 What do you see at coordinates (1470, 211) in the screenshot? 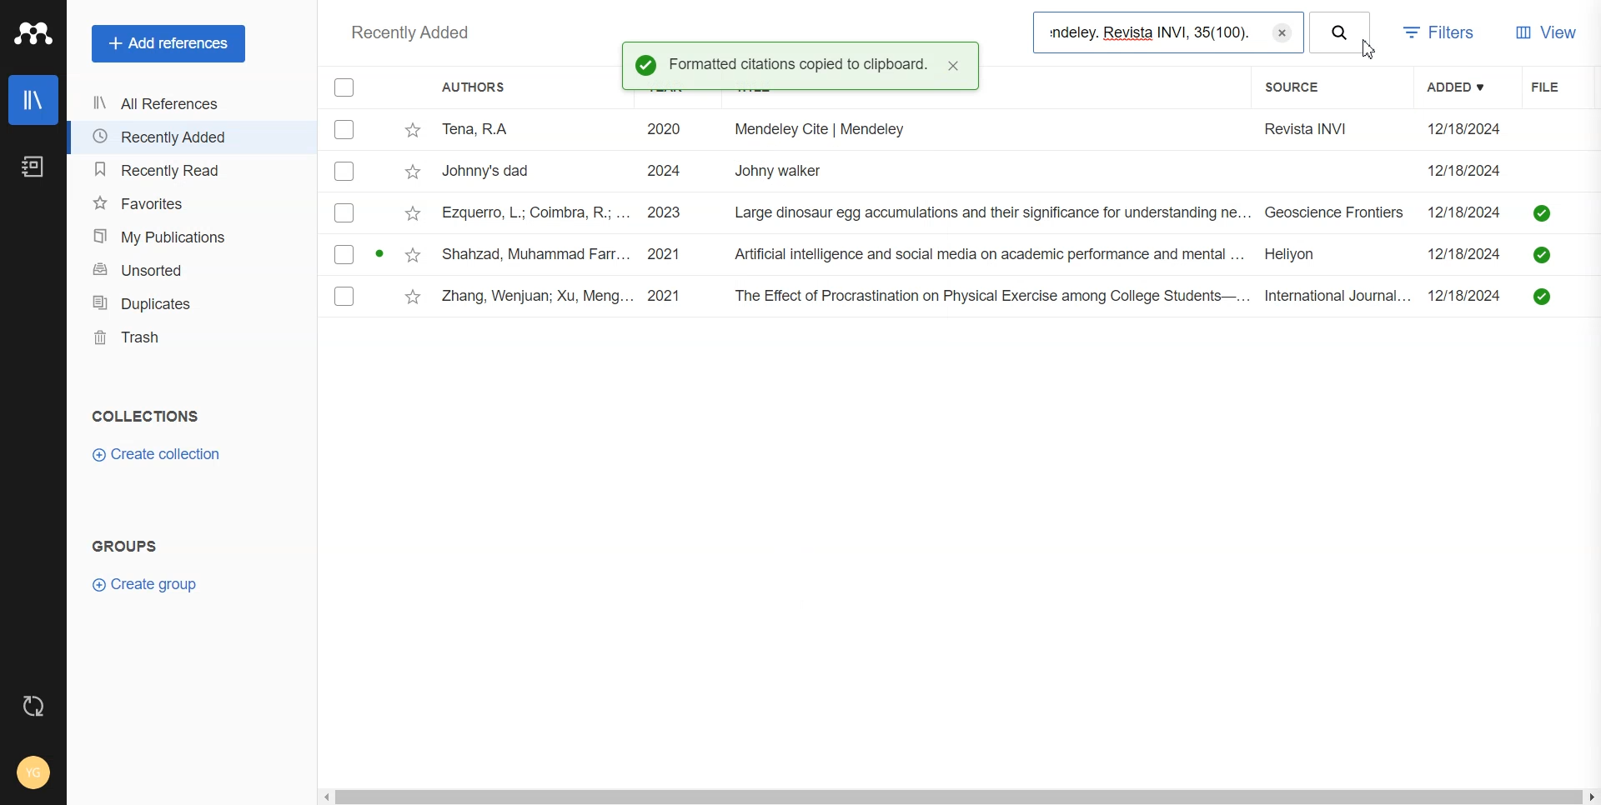
I see `12/18/2024` at bounding box center [1470, 211].